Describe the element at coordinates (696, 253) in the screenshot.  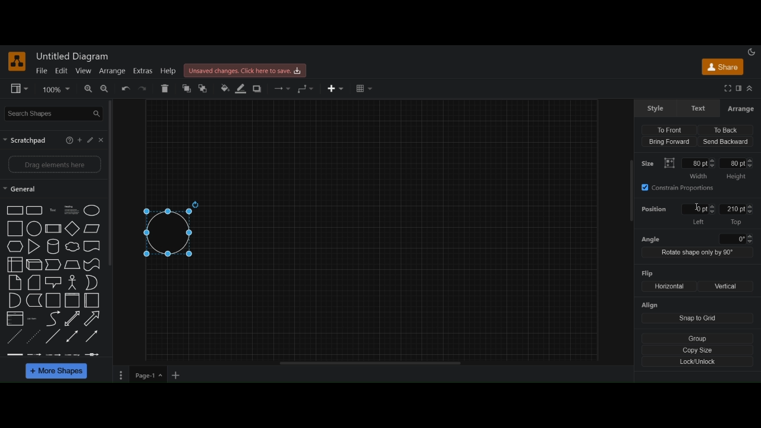
I see `rotate shape only bt 90 degree` at that location.